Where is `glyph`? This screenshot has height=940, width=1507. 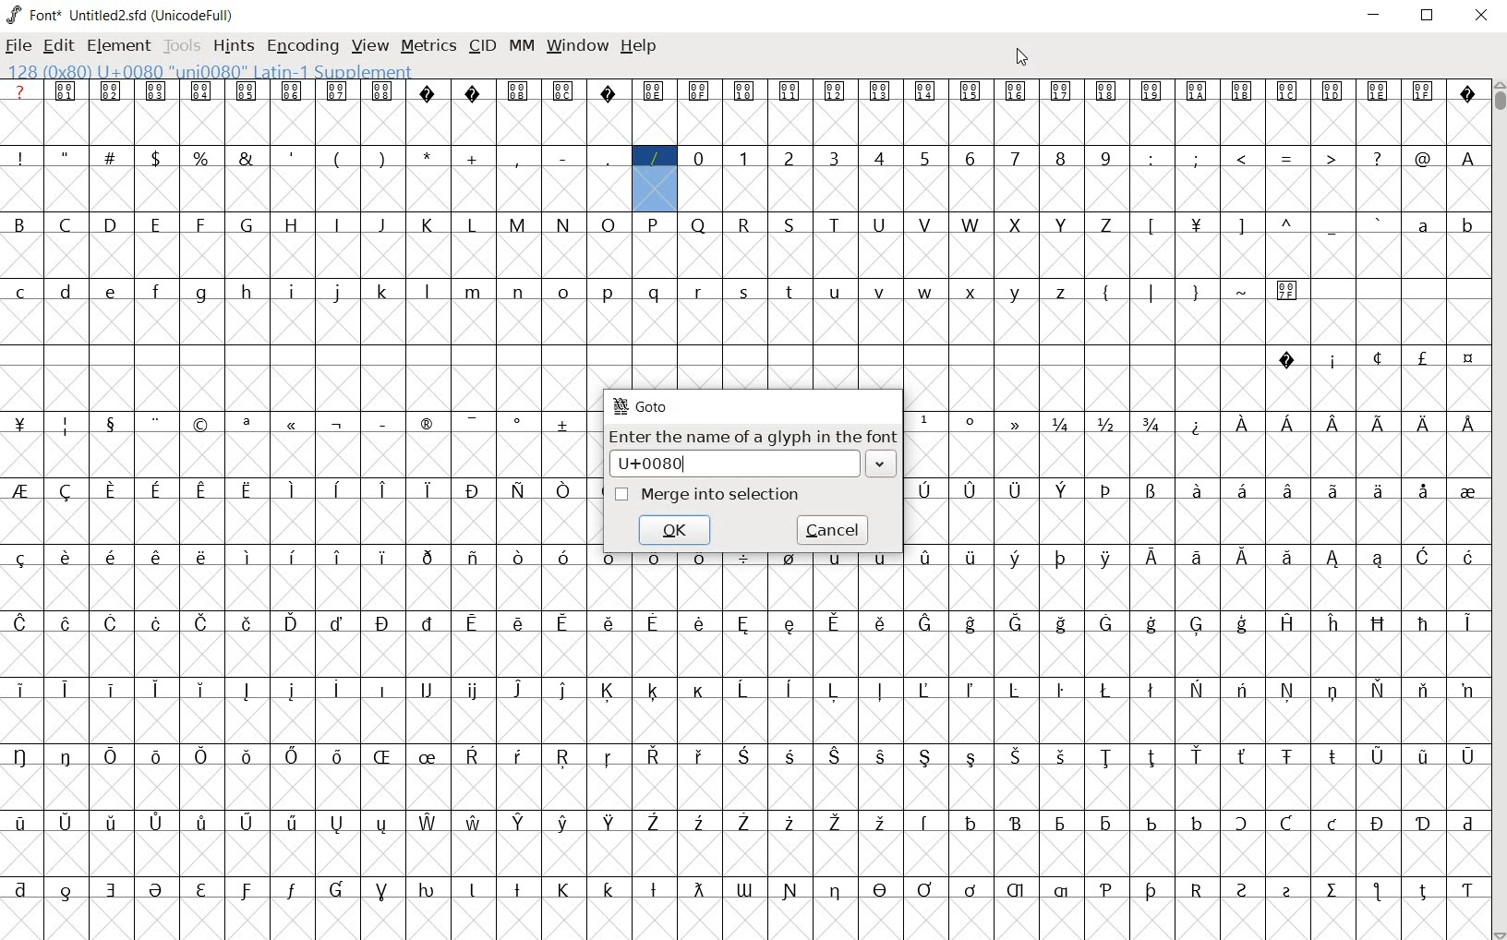
glyph is located at coordinates (971, 558).